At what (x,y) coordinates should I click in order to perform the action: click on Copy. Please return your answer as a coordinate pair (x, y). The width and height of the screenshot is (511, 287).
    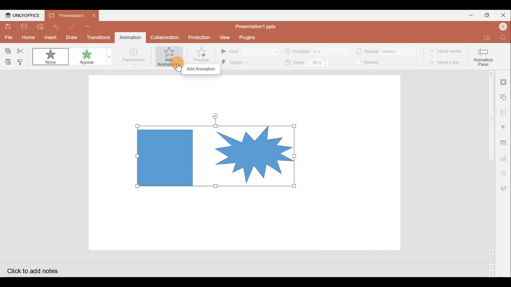
    Looking at the image, I should click on (6, 49).